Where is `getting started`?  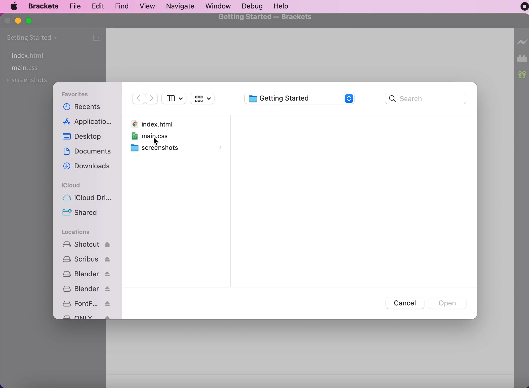 getting started is located at coordinates (300, 99).